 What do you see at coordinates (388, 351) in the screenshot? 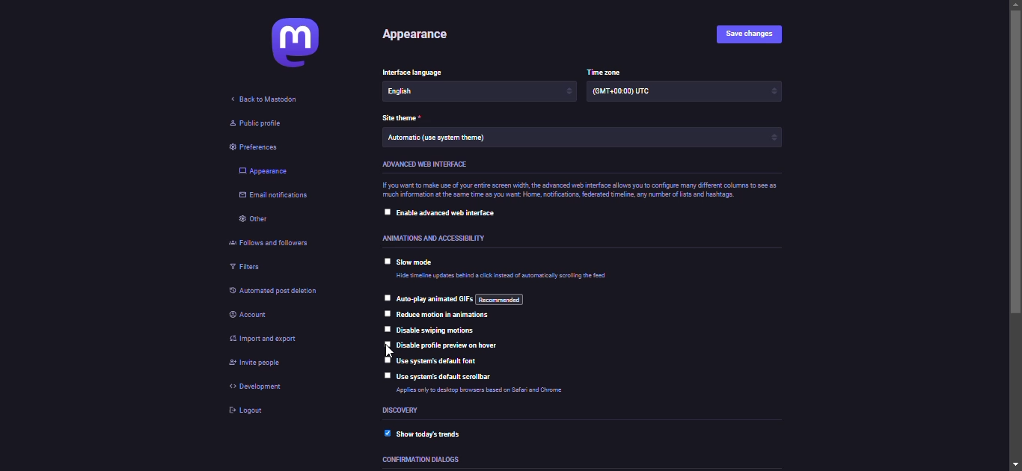
I see `cursor` at bounding box center [388, 351].